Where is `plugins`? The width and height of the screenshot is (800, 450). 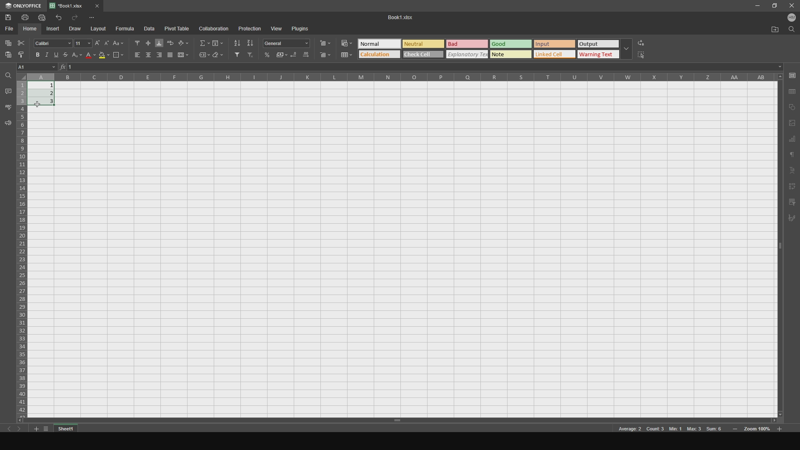
plugins is located at coordinates (304, 29).